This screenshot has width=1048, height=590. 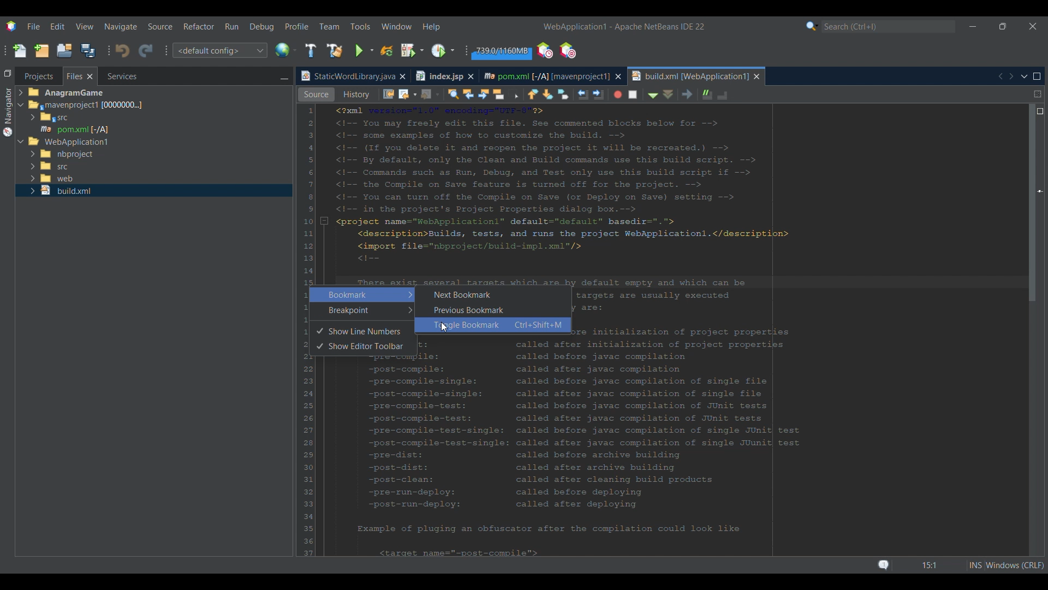 What do you see at coordinates (153, 191) in the screenshot?
I see `Selected file highlighted` at bounding box center [153, 191].